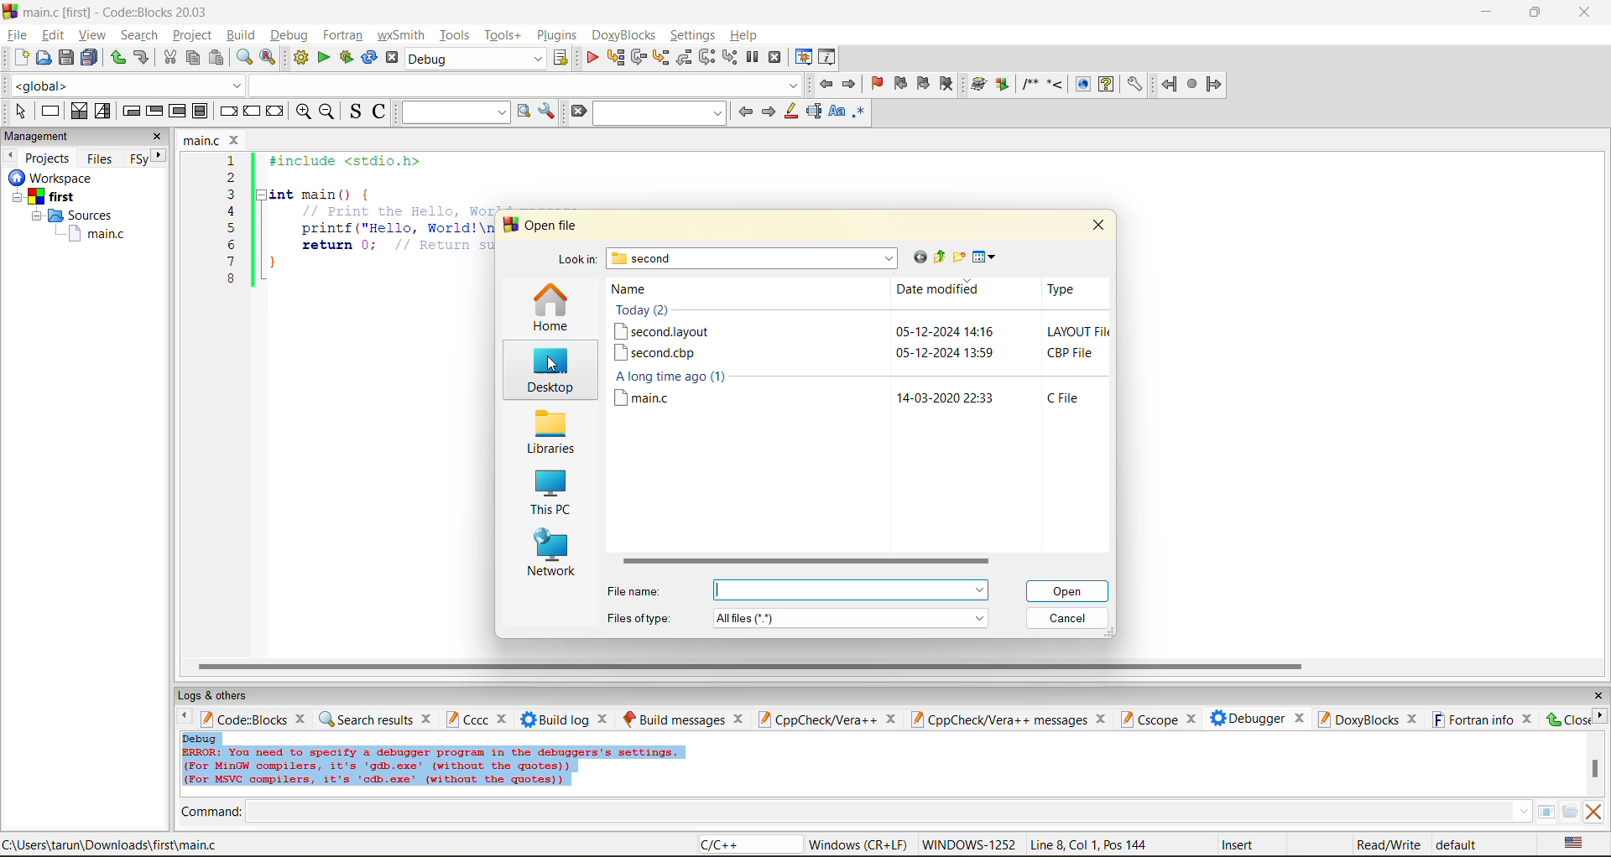 Image resolution: width=1611 pixels, height=857 pixels. I want to click on Print the Hello, world message, so click(398, 210).